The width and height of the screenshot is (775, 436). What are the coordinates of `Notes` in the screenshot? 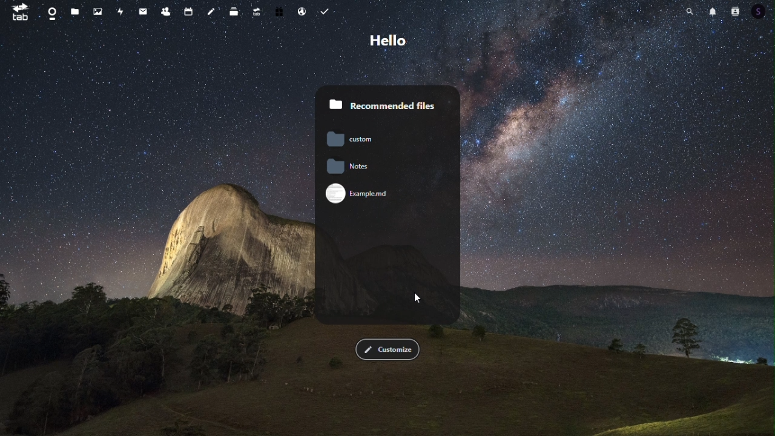 It's located at (374, 167).